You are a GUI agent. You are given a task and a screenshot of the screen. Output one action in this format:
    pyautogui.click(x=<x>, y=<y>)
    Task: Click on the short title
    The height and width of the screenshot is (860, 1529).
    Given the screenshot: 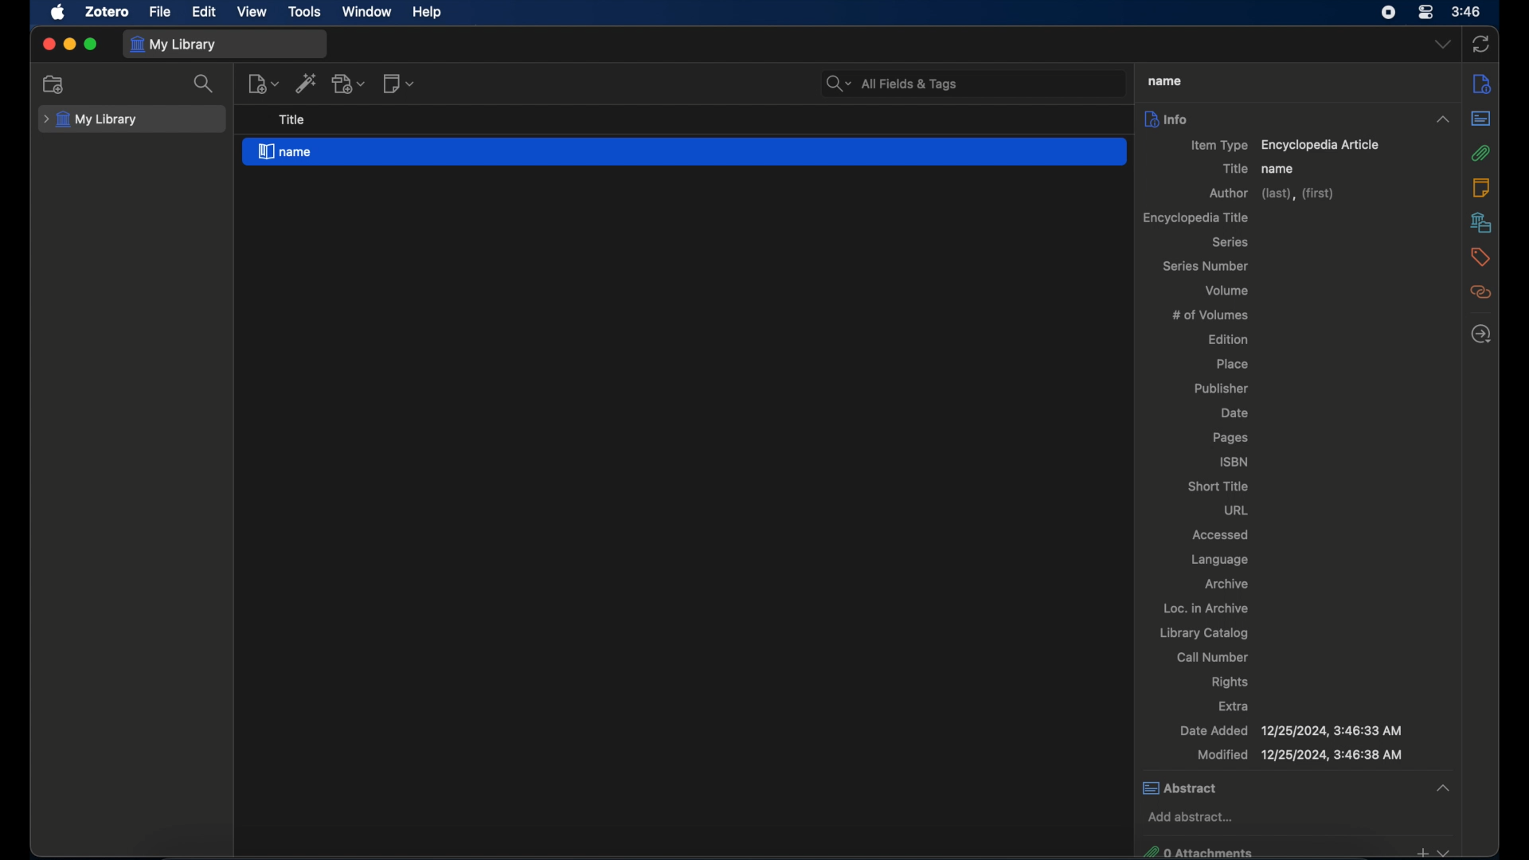 What is the action you would take?
    pyautogui.click(x=1219, y=486)
    